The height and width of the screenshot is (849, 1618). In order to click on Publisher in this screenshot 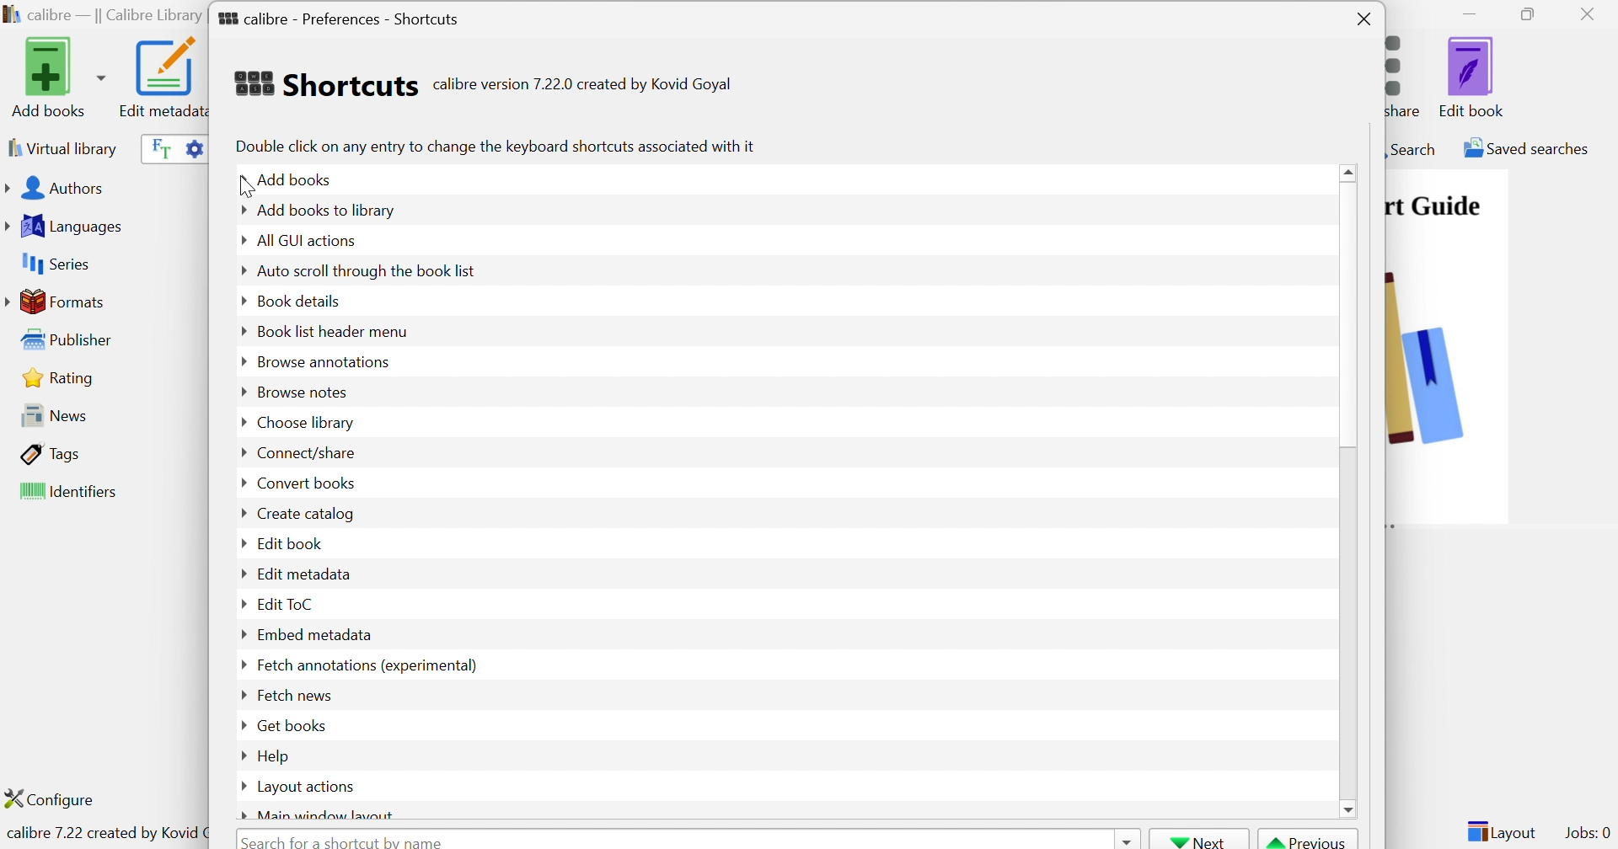, I will do `click(71, 340)`.